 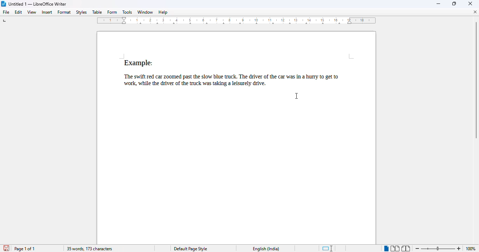 What do you see at coordinates (38, 4) in the screenshot?
I see `Untitled 1 -- LibreOffice Writer` at bounding box center [38, 4].